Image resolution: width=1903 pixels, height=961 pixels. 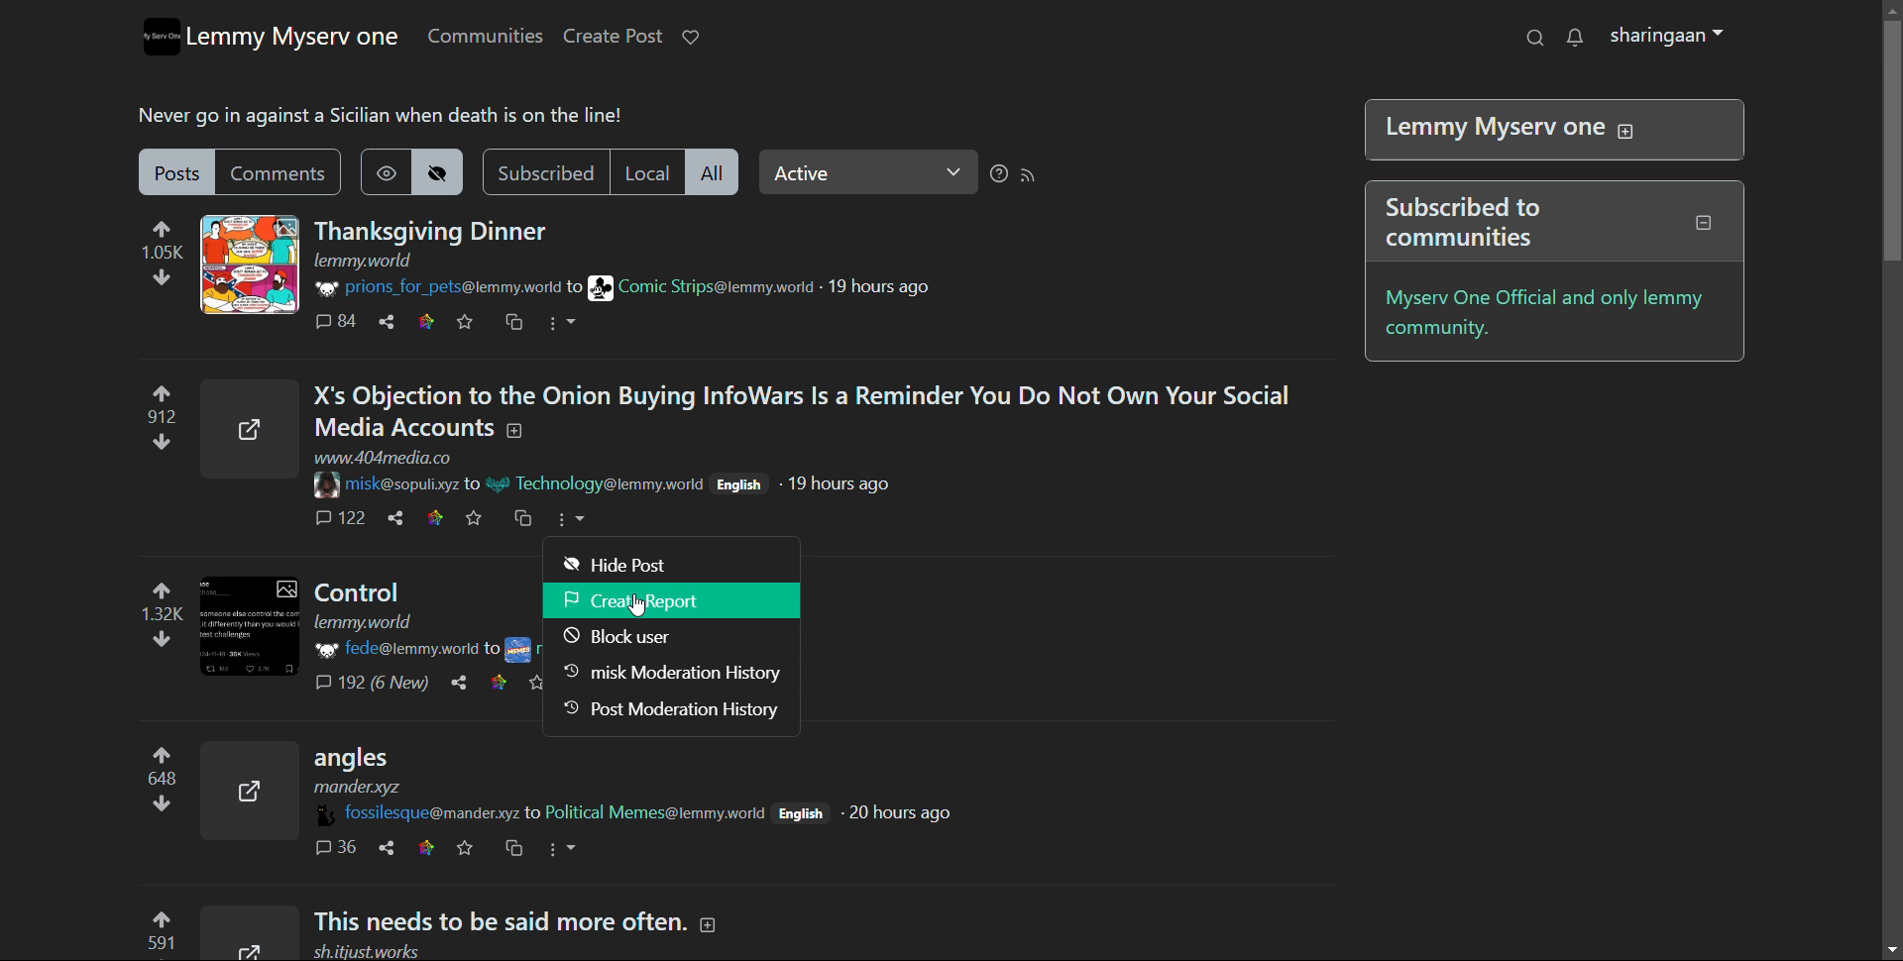 I want to click on all, so click(x=716, y=173).